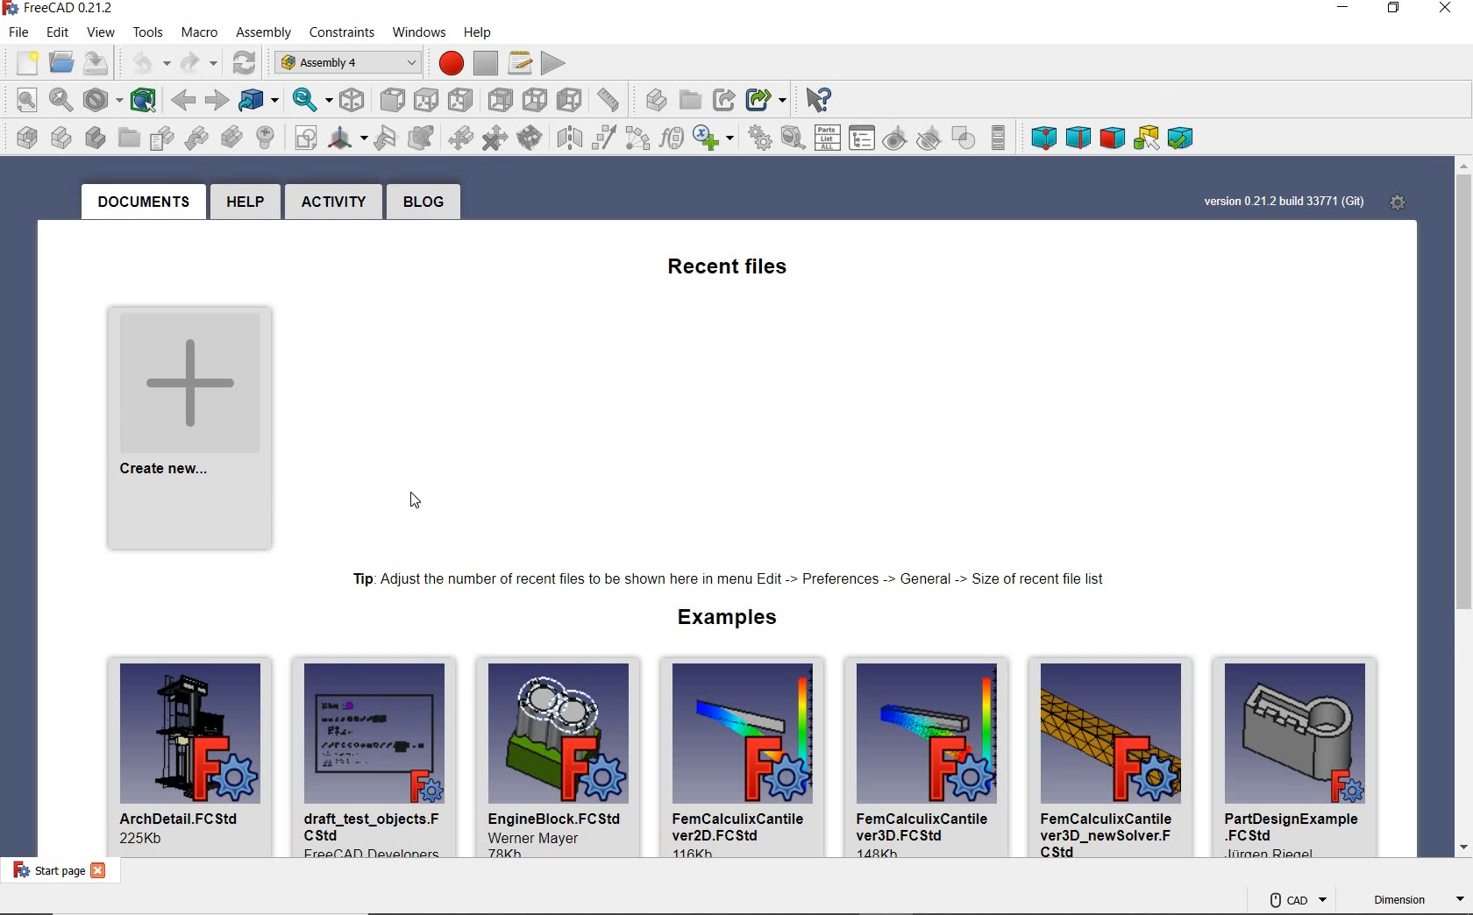 The height and width of the screenshot is (915, 1473). What do you see at coordinates (534, 137) in the screenshot?
I see `solve and update assembly` at bounding box center [534, 137].